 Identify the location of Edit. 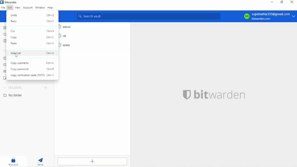
(9, 8).